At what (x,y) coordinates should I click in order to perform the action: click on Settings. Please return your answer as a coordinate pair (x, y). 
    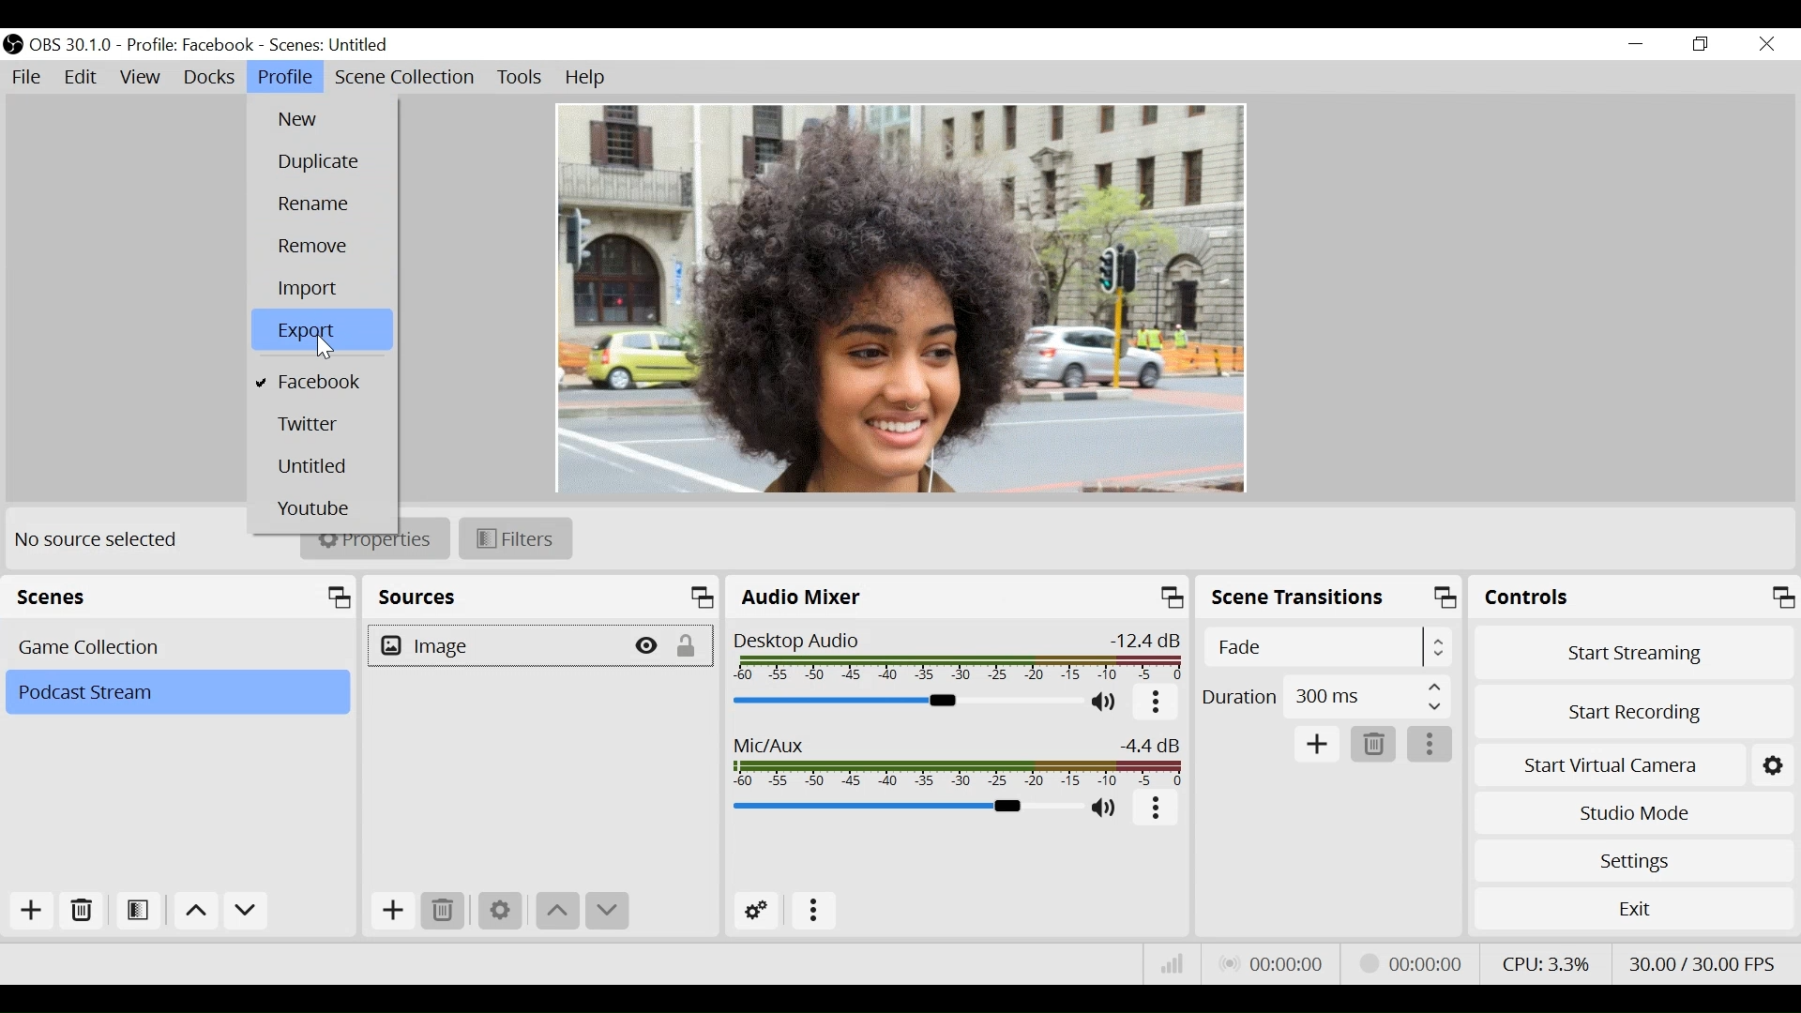
    Looking at the image, I should click on (502, 913).